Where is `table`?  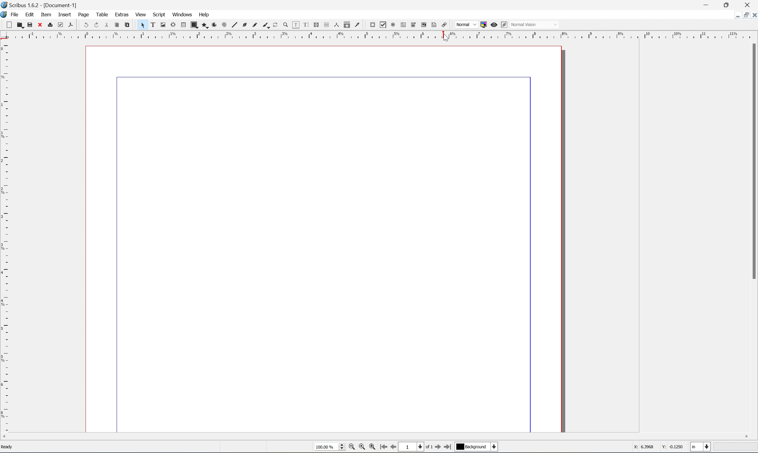 table is located at coordinates (101, 13).